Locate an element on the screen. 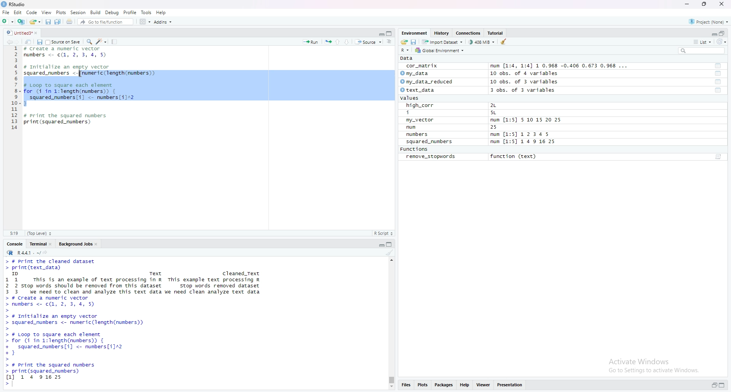  maximize is located at coordinates (705, 4).